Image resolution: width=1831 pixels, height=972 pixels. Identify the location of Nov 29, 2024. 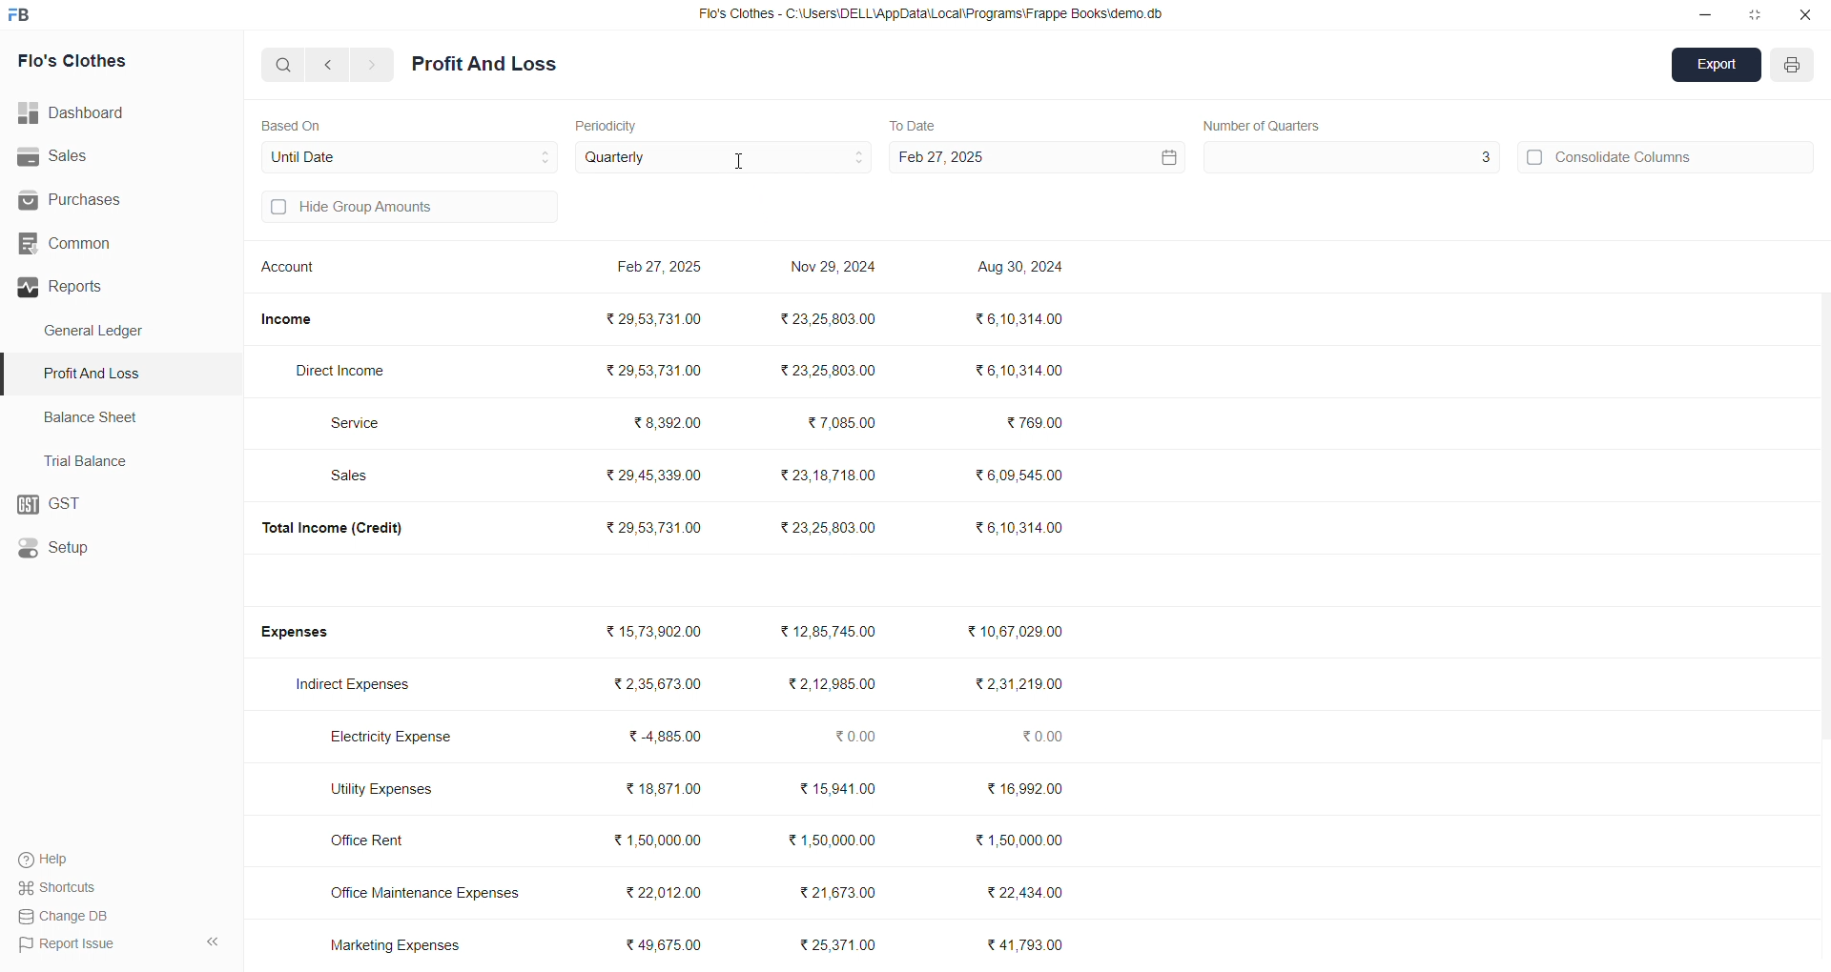
(836, 270).